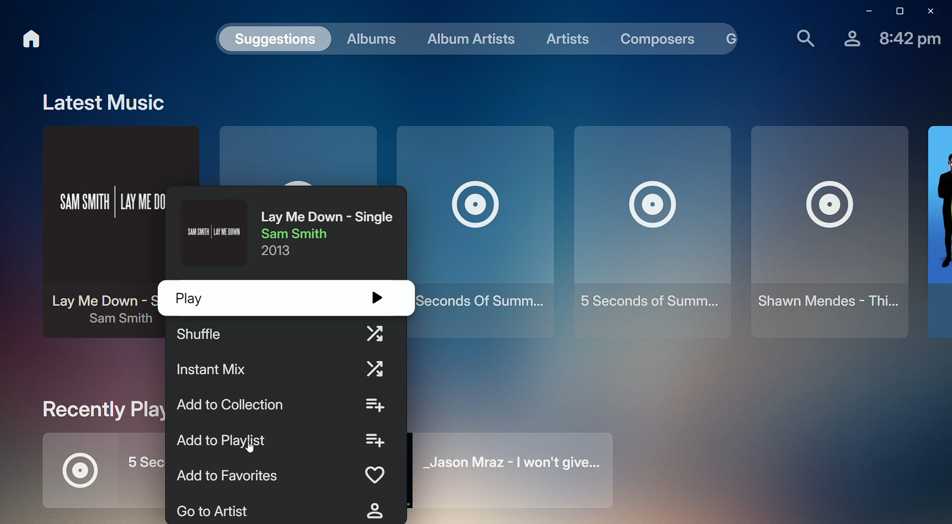  What do you see at coordinates (282, 441) in the screenshot?
I see `Add to Playlist` at bounding box center [282, 441].